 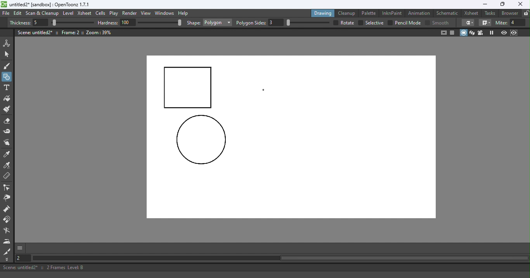 What do you see at coordinates (115, 14) in the screenshot?
I see `Play` at bounding box center [115, 14].